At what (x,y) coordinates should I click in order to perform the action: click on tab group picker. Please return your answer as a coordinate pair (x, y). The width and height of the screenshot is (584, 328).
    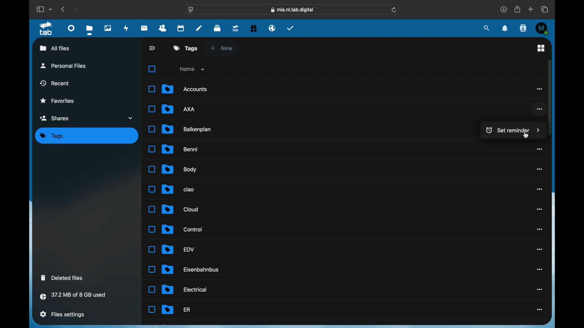
    Looking at the image, I should click on (50, 9).